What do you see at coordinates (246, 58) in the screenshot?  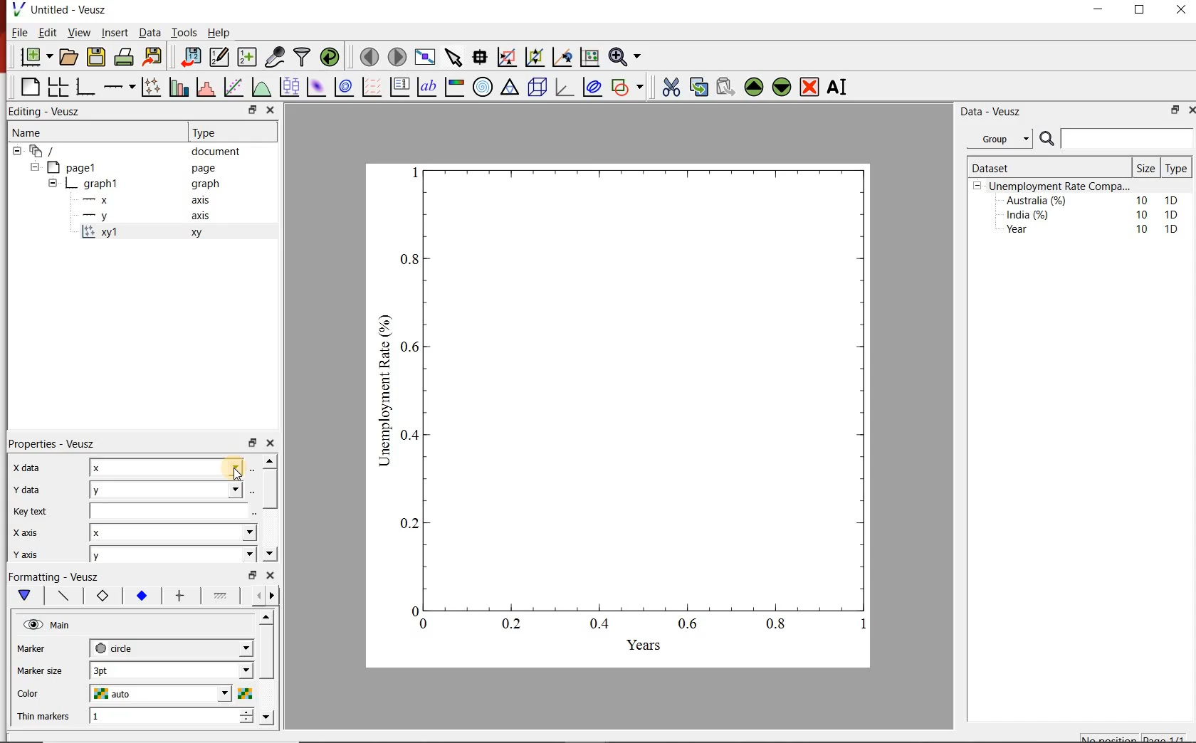 I see `create new datasets` at bounding box center [246, 58].